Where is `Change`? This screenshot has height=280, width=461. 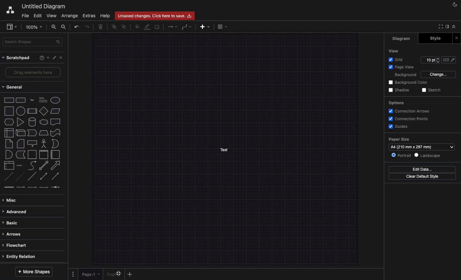
Change is located at coordinates (439, 74).